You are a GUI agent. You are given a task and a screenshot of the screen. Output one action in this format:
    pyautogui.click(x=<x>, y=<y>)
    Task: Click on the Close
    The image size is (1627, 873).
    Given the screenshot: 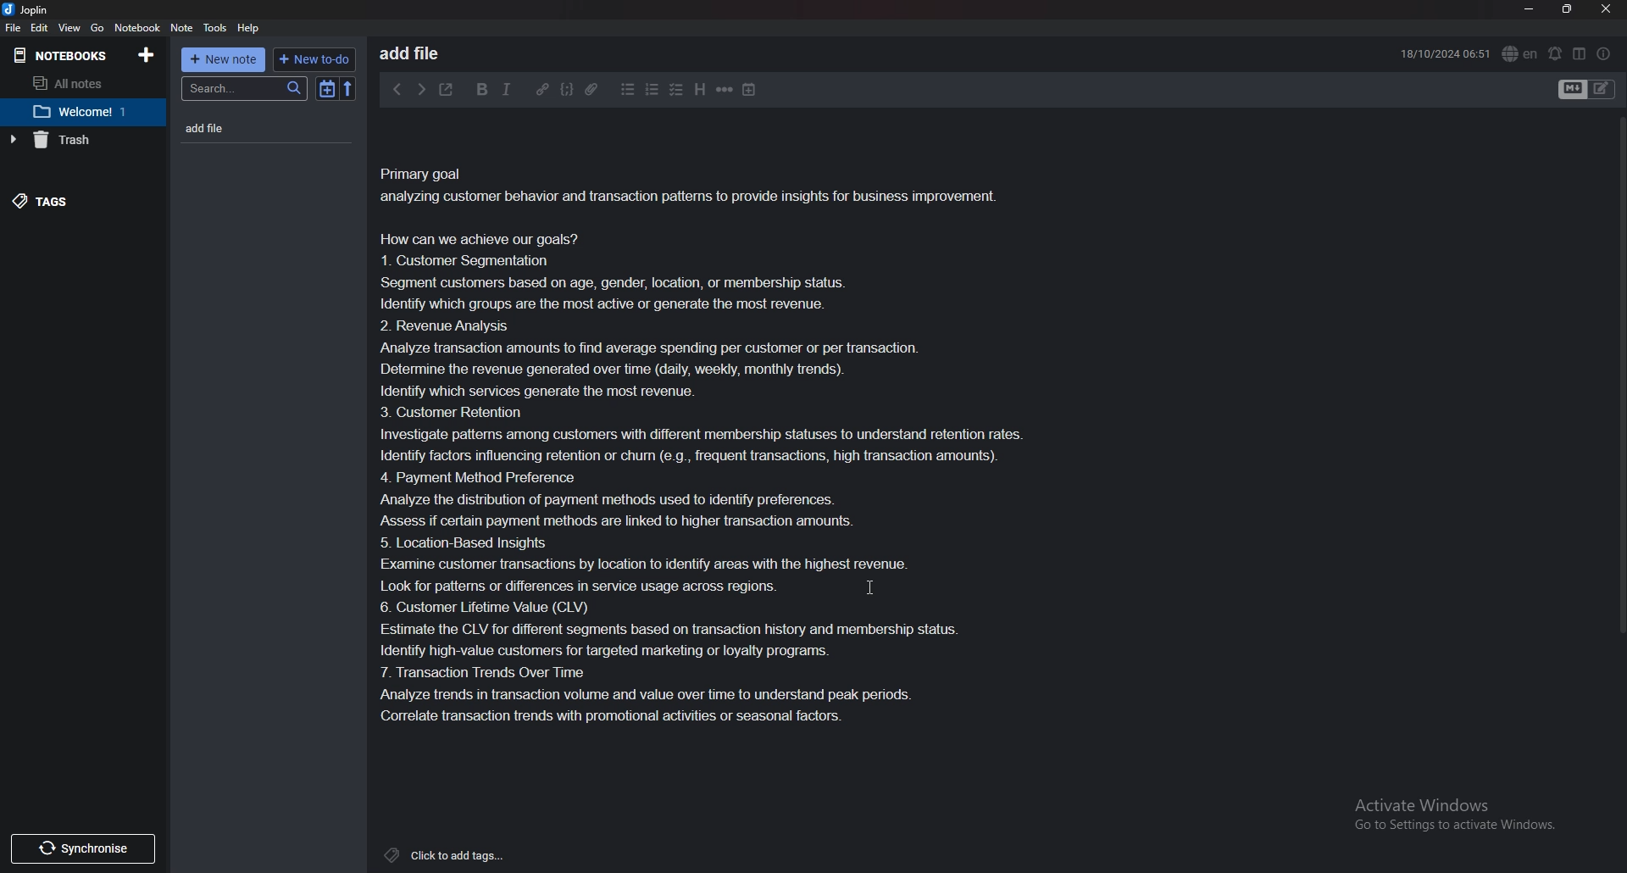 What is the action you would take?
    pyautogui.click(x=1605, y=9)
    